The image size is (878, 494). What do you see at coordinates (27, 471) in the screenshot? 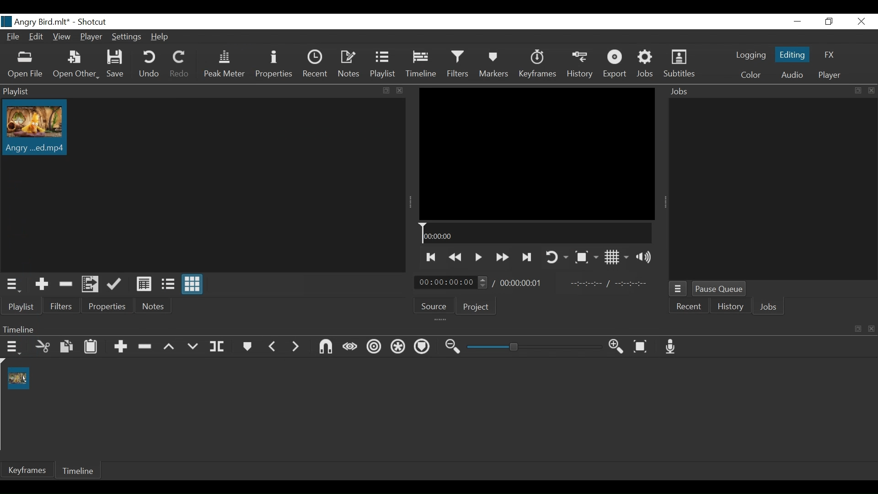
I see `Keyframe` at bounding box center [27, 471].